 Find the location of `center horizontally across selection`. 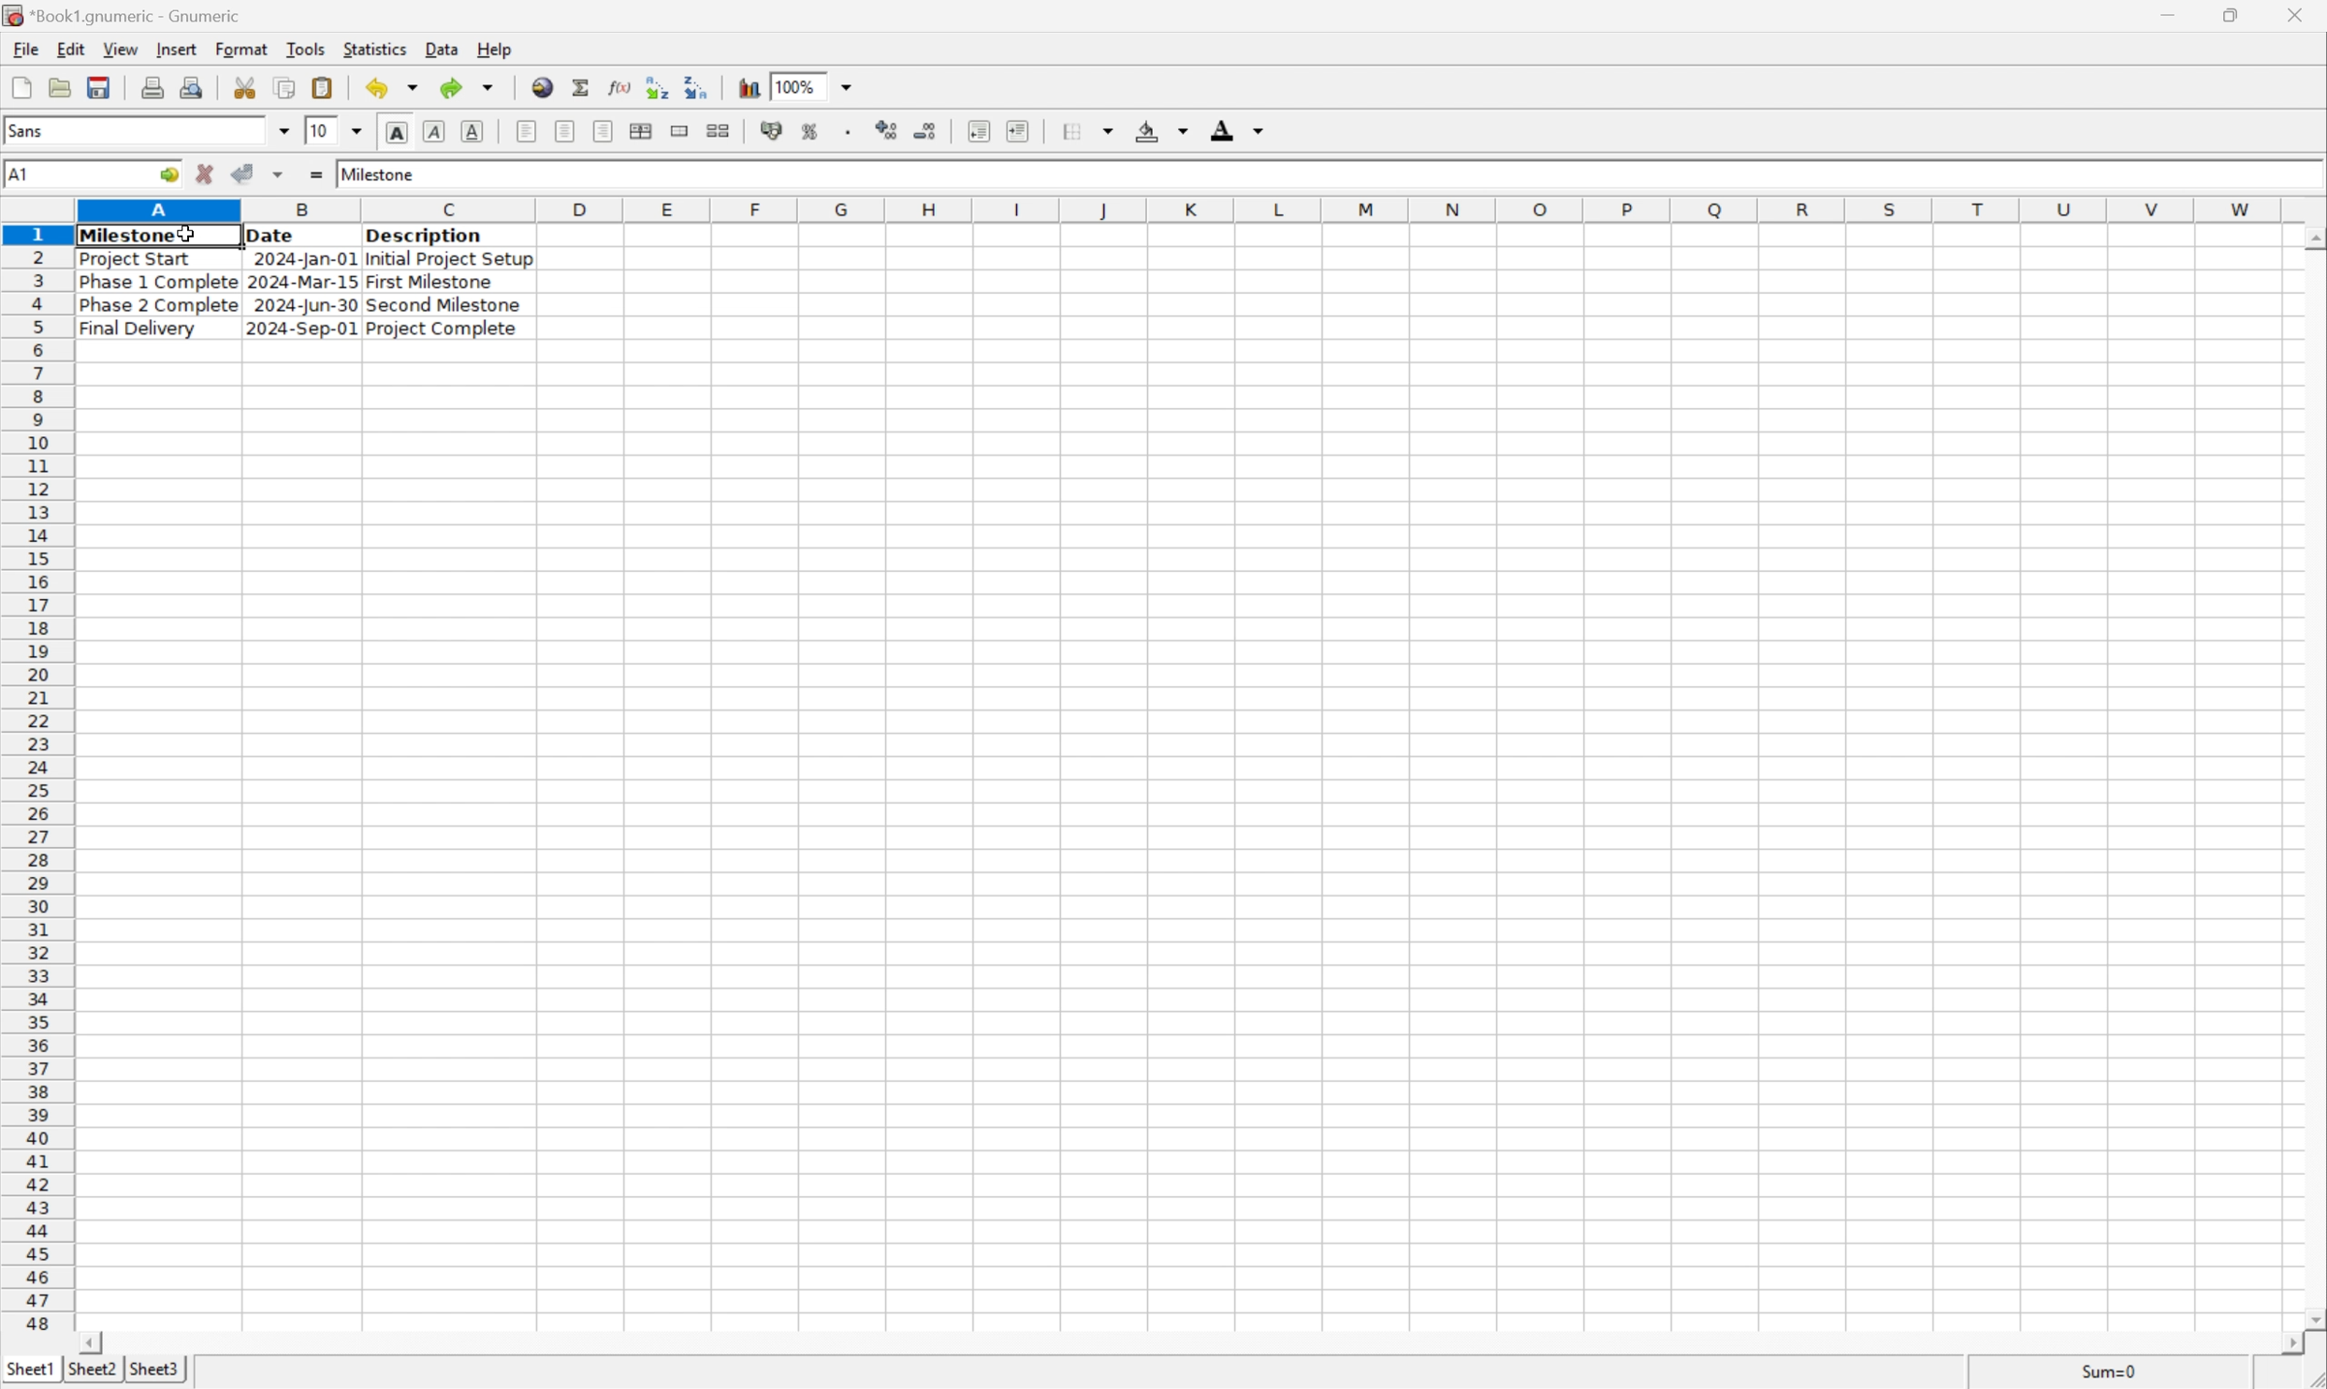

center horizontally across selection is located at coordinates (642, 131).